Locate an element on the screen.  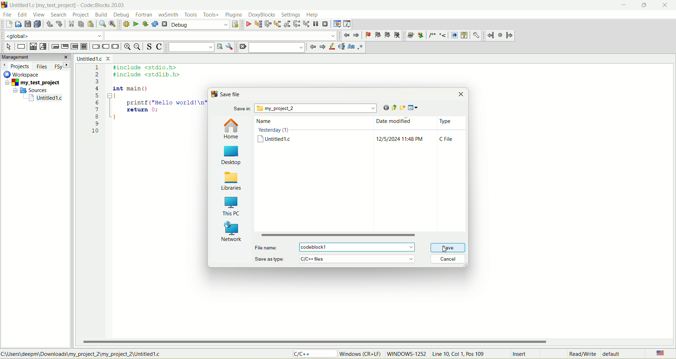
save is located at coordinates (27, 24).